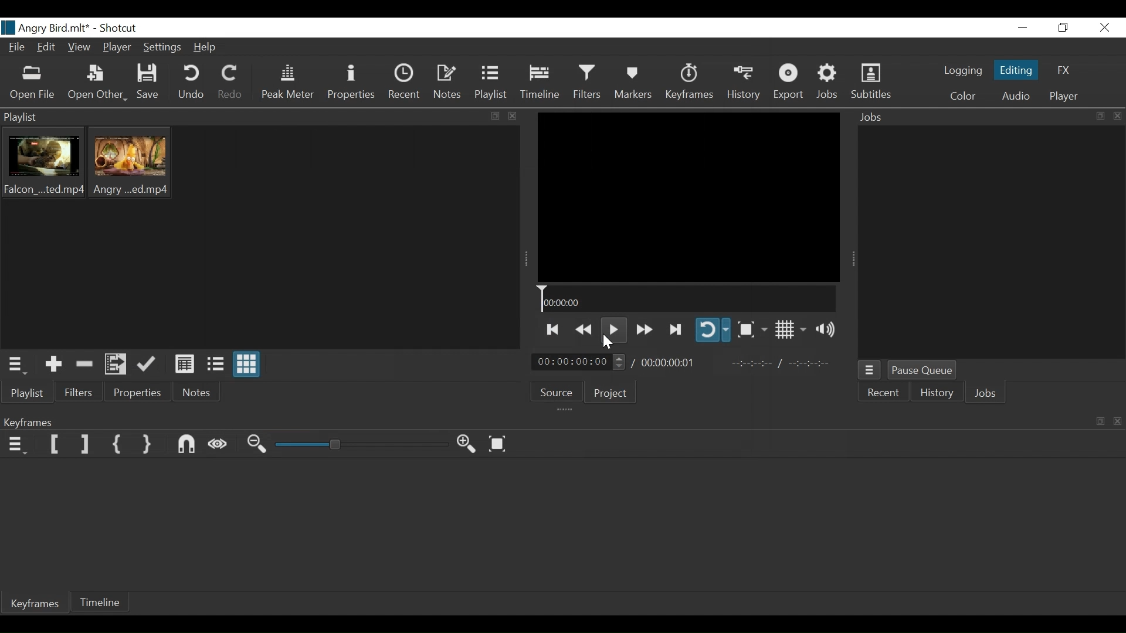  I want to click on Save, so click(149, 81).